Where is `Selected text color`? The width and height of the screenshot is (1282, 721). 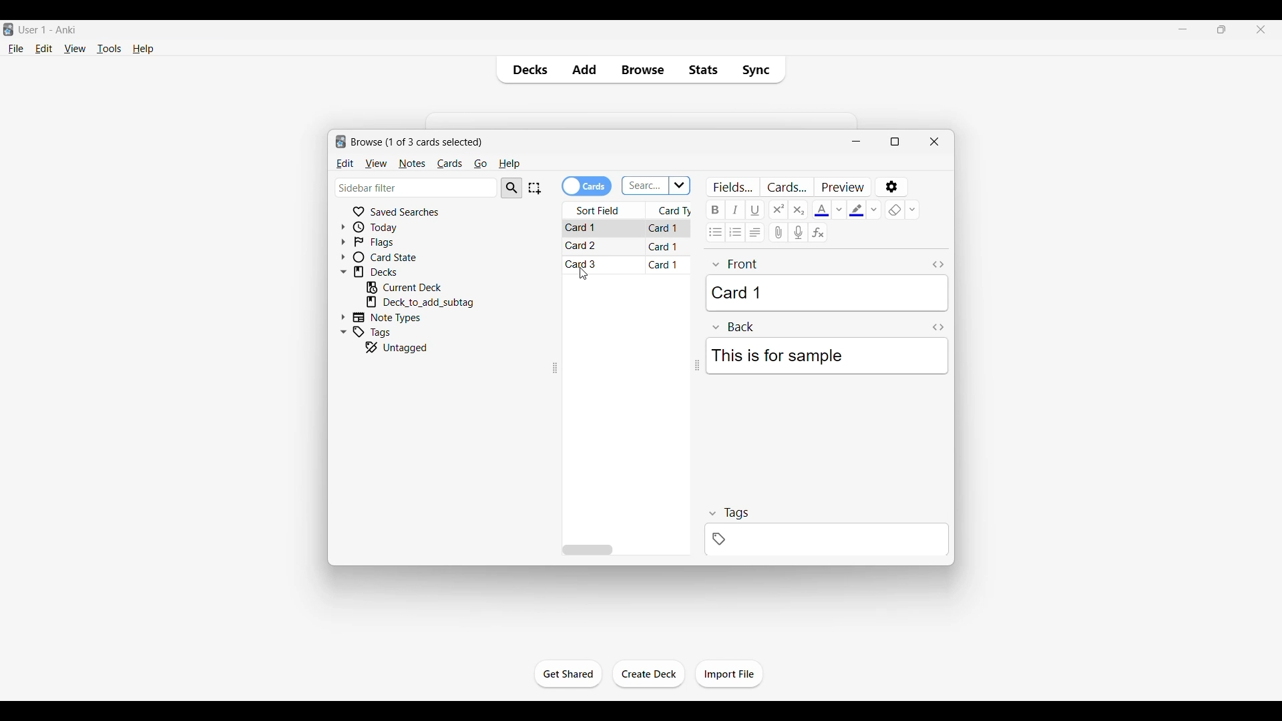
Selected text color is located at coordinates (821, 210).